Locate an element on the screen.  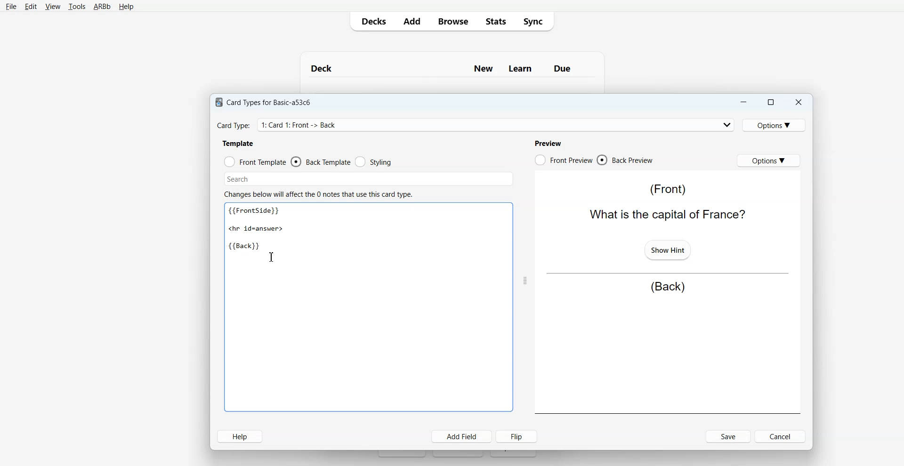
Decks is located at coordinates (371, 21).